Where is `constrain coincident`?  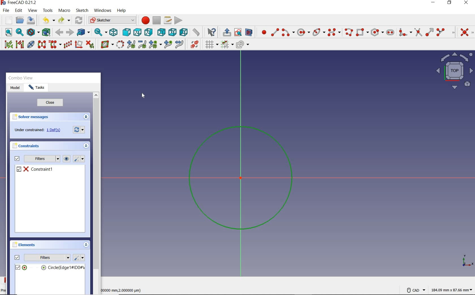
constrain coincident is located at coordinates (466, 32).